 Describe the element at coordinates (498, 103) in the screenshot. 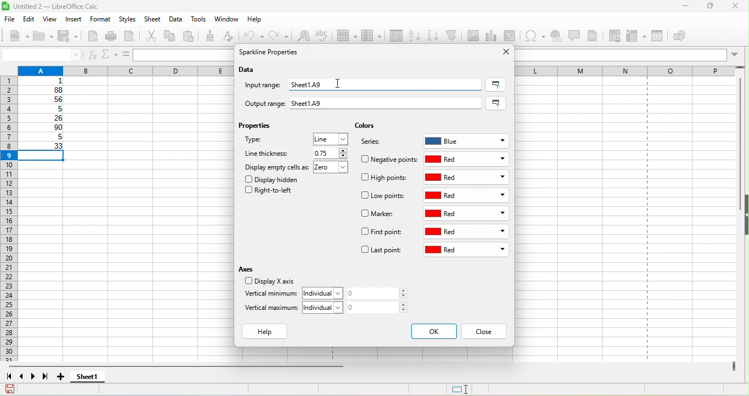

I see `selected range` at that location.